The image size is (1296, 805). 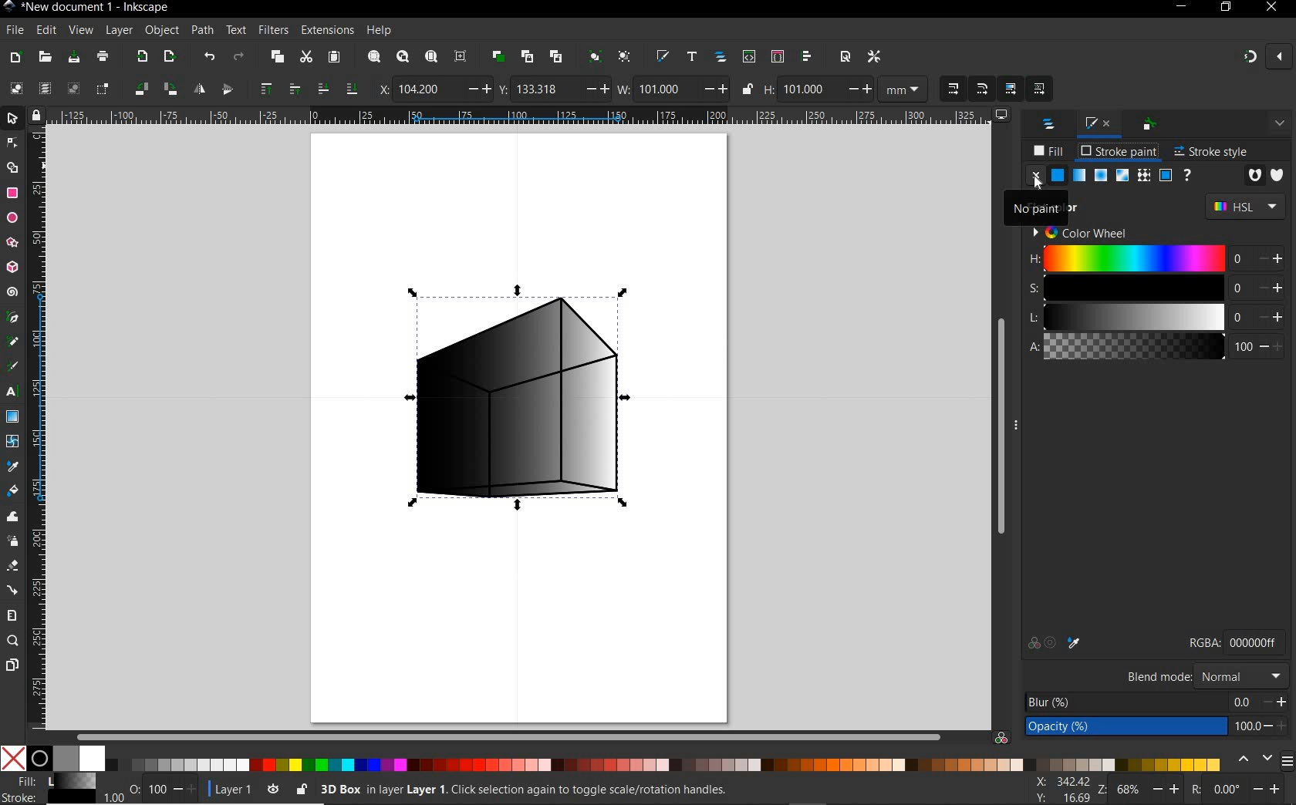 What do you see at coordinates (1204, 642) in the screenshot?
I see `rgba` at bounding box center [1204, 642].